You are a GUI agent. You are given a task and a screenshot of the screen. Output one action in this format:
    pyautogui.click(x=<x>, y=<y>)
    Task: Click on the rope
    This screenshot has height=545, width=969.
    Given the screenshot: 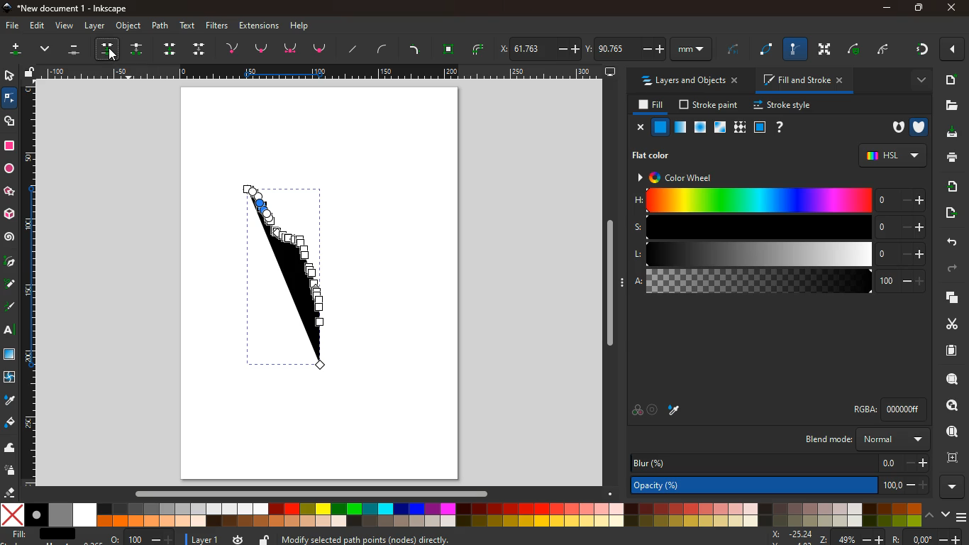 What is the action you would take?
    pyautogui.click(x=768, y=50)
    